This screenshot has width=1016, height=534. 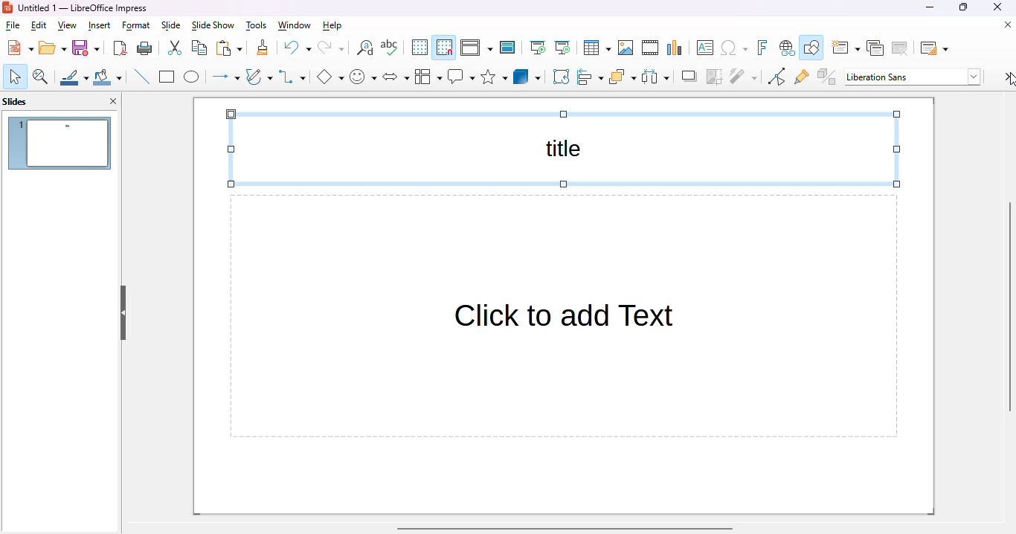 I want to click on help, so click(x=332, y=26).